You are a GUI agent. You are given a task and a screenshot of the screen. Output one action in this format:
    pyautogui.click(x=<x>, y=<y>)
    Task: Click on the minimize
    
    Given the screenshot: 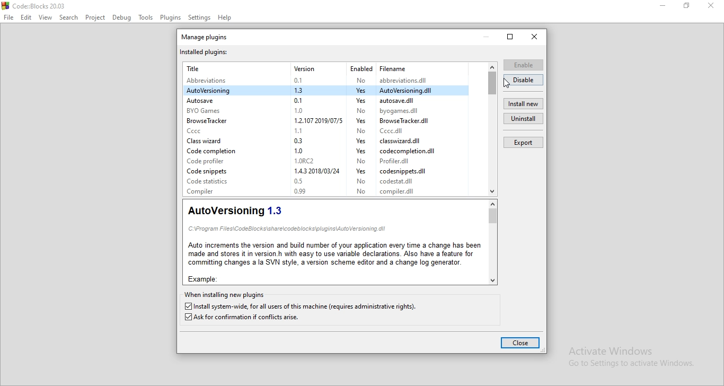 What is the action you would take?
    pyautogui.click(x=487, y=37)
    